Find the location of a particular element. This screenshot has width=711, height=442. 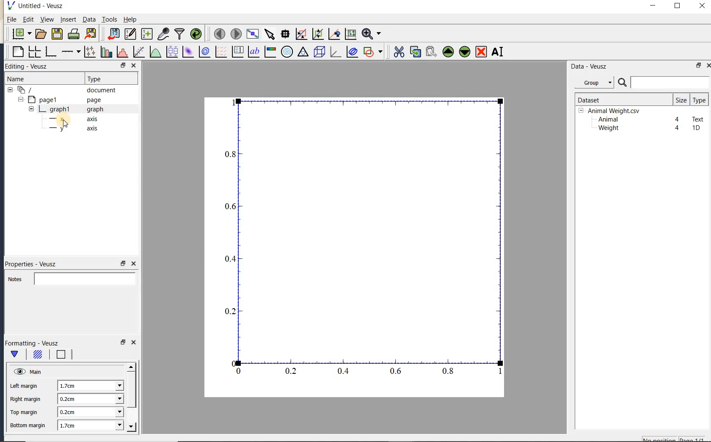

close is located at coordinates (134, 343).